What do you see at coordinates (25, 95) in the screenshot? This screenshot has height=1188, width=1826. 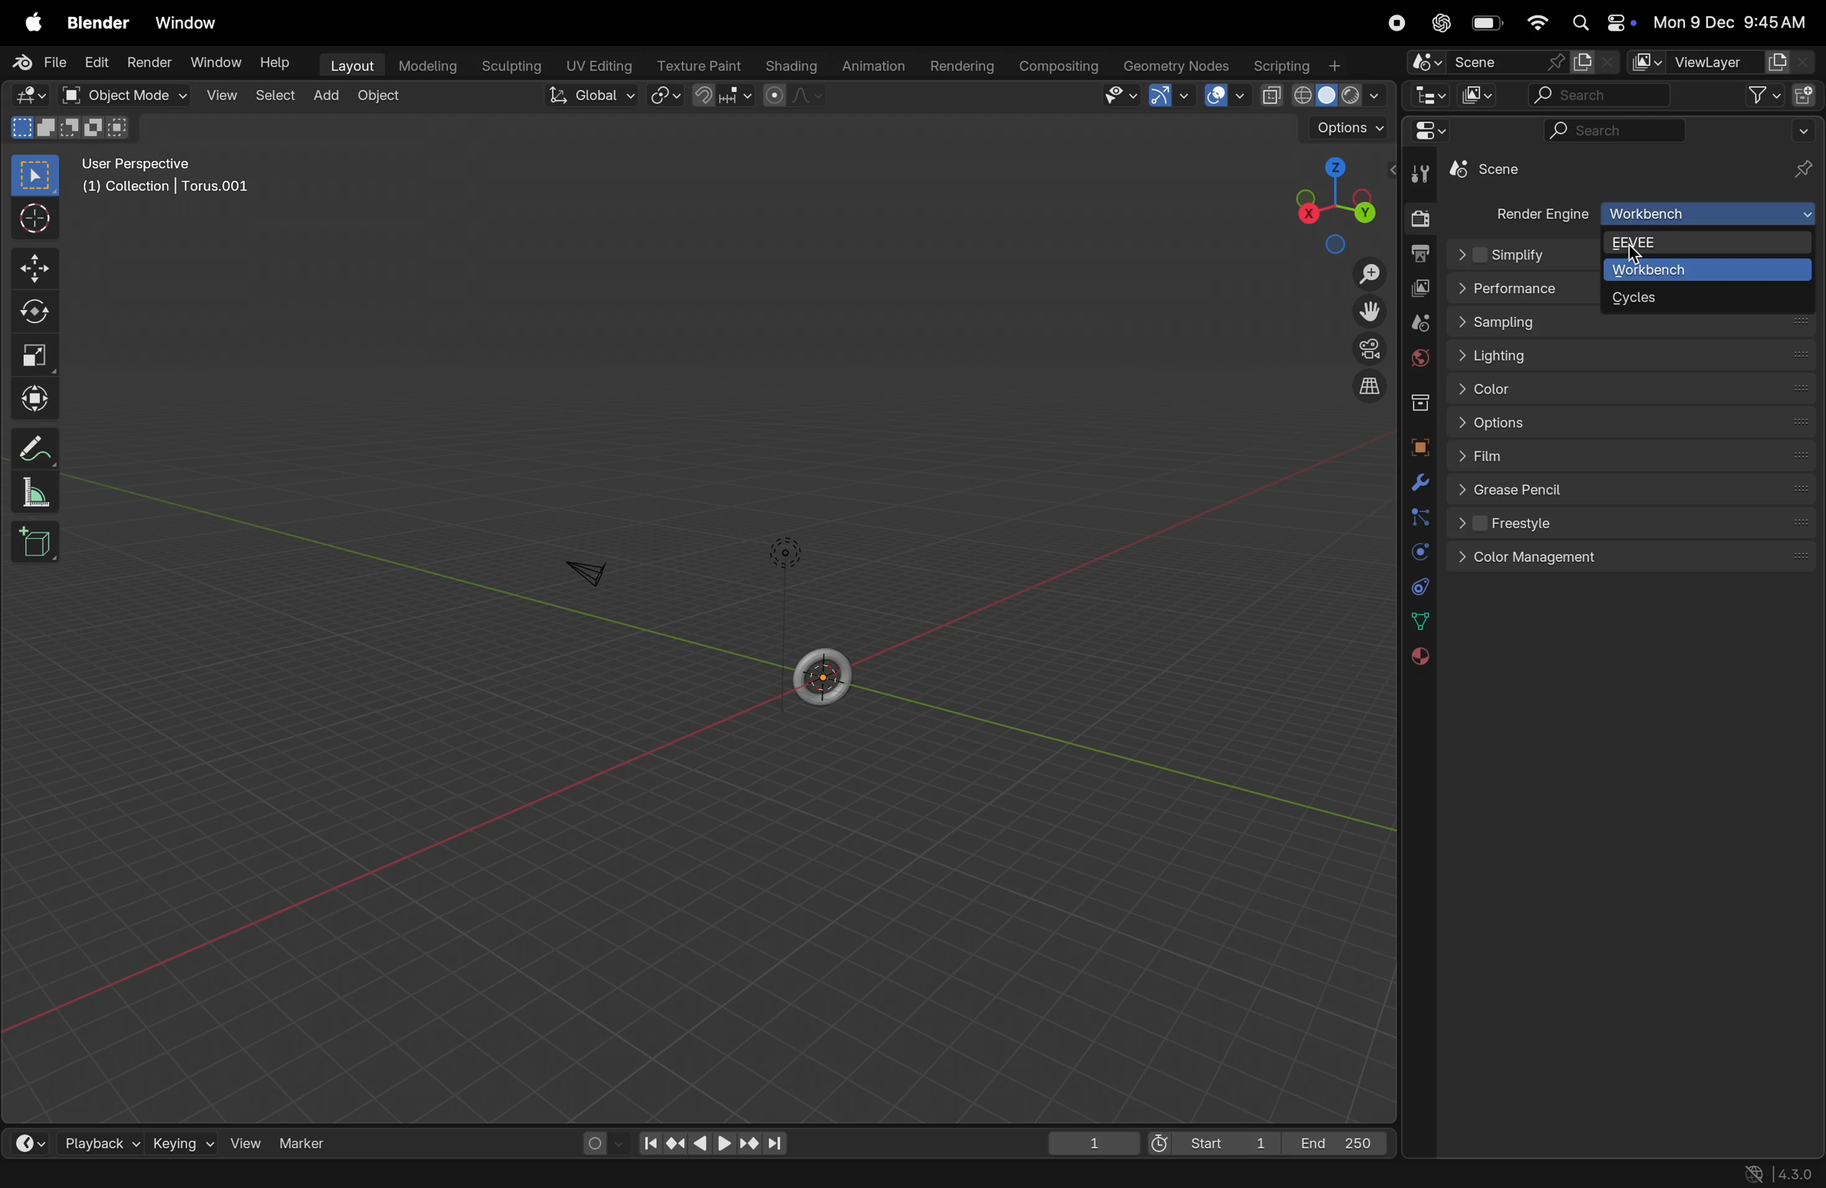 I see `editor type` at bounding box center [25, 95].